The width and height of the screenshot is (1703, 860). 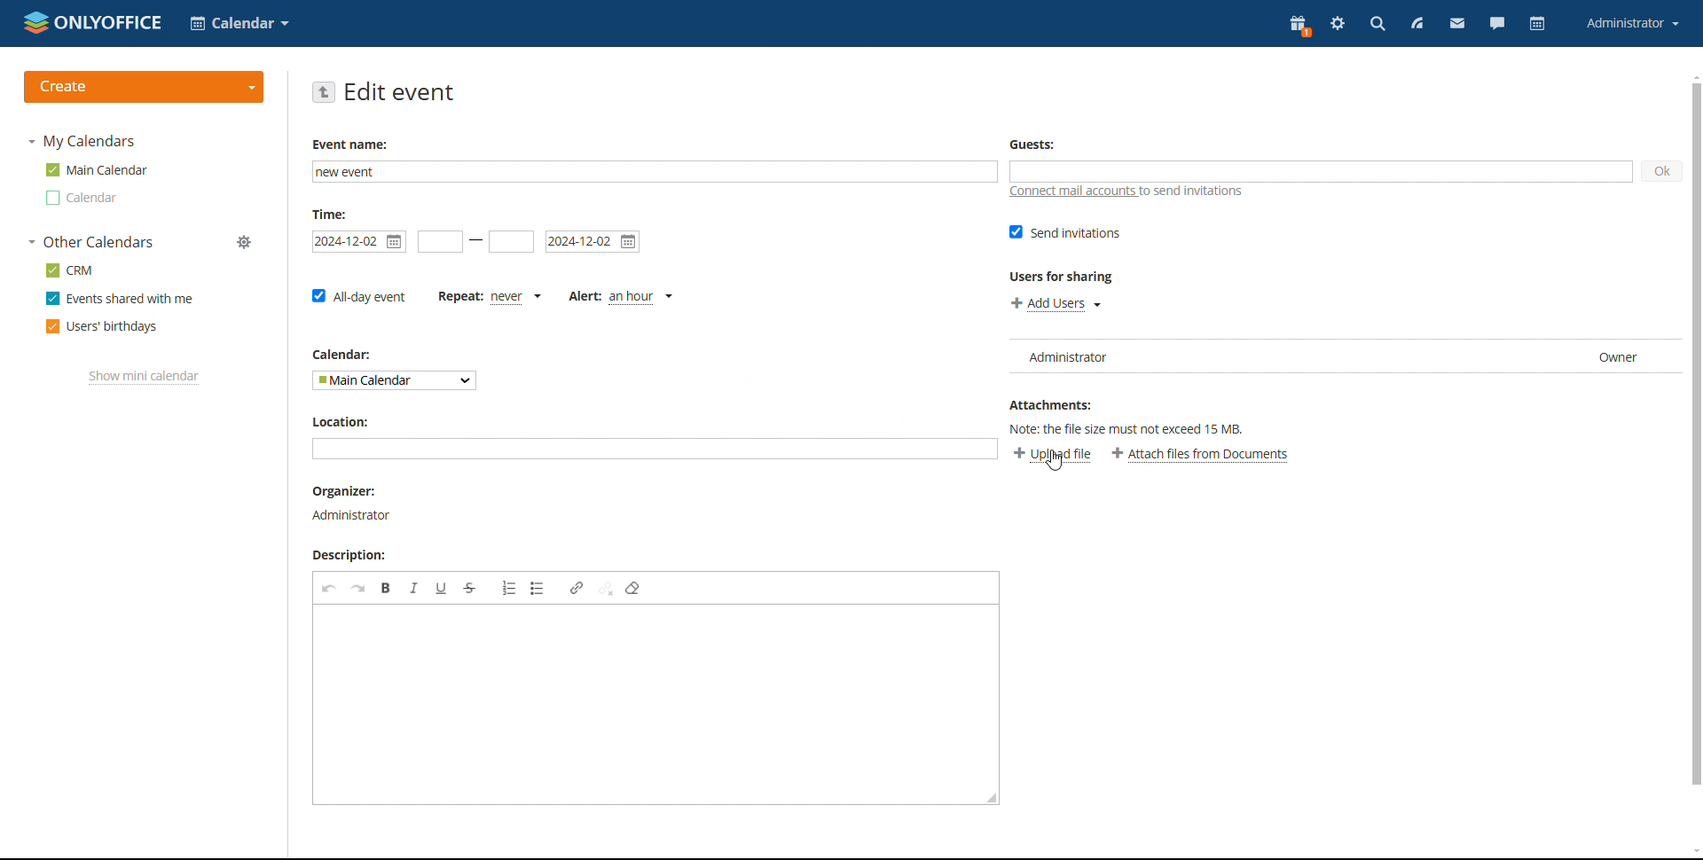 What do you see at coordinates (1633, 25) in the screenshot?
I see `account` at bounding box center [1633, 25].